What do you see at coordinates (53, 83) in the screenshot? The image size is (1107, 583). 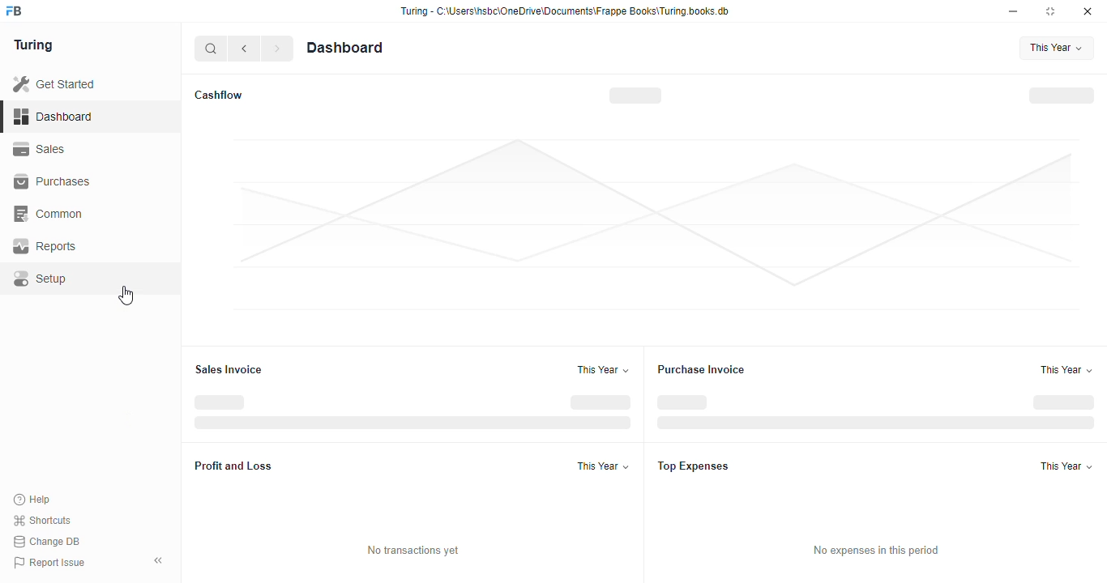 I see `get started` at bounding box center [53, 83].